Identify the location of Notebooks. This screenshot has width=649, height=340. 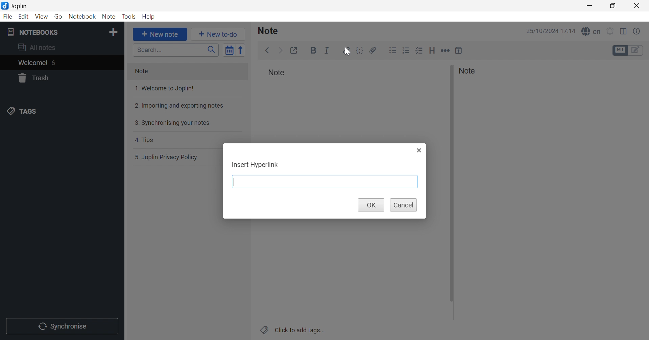
(53, 32).